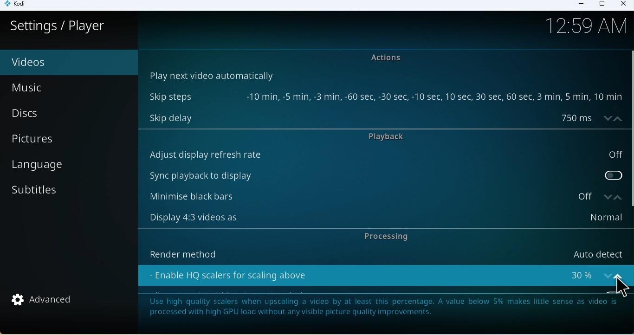 Image resolution: width=634 pixels, height=335 pixels. What do you see at coordinates (390, 58) in the screenshot?
I see `actions` at bounding box center [390, 58].